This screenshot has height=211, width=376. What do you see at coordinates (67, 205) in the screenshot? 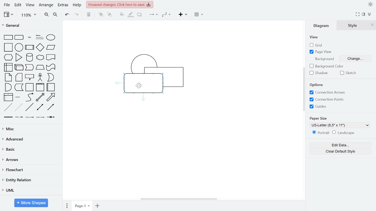
I see `pages` at bounding box center [67, 205].